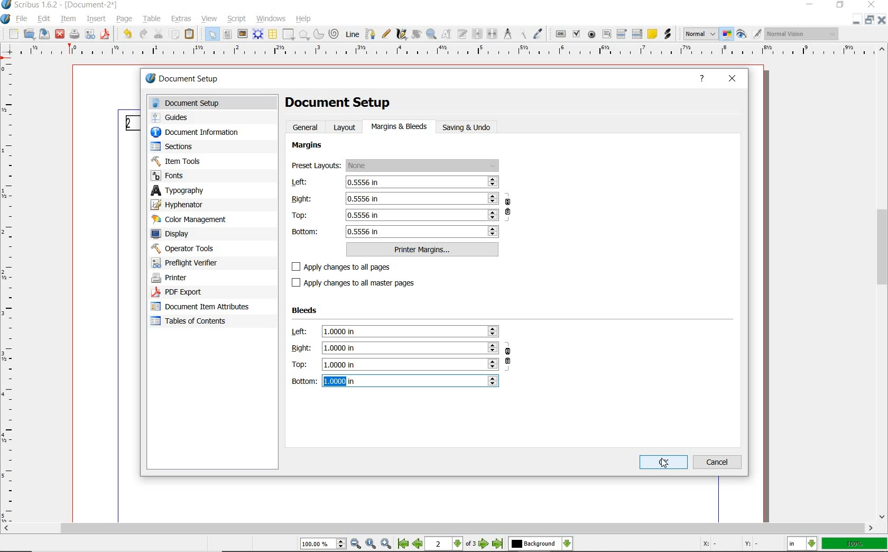 This screenshot has width=888, height=552. I want to click on Minimize, so click(870, 21).